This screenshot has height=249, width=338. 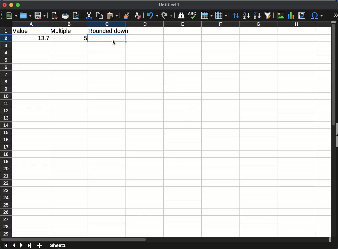 What do you see at coordinates (336, 135) in the screenshot?
I see `collapse` at bounding box center [336, 135].